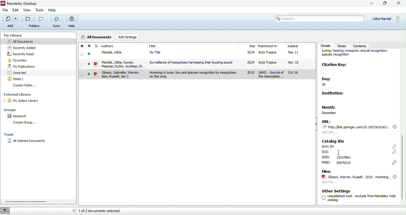 This screenshot has height=215, width=406. Describe the element at coordinates (398, 4) in the screenshot. I see `close` at that location.